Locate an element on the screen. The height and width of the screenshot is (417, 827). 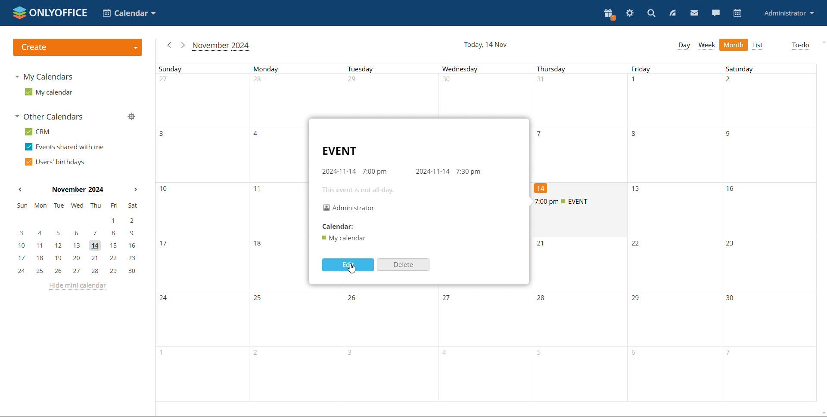
chat is located at coordinates (716, 12).